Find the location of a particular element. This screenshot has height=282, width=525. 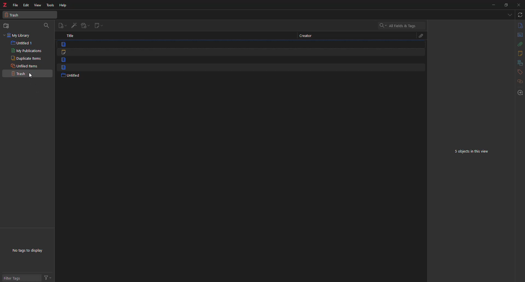

abstract is located at coordinates (520, 35).